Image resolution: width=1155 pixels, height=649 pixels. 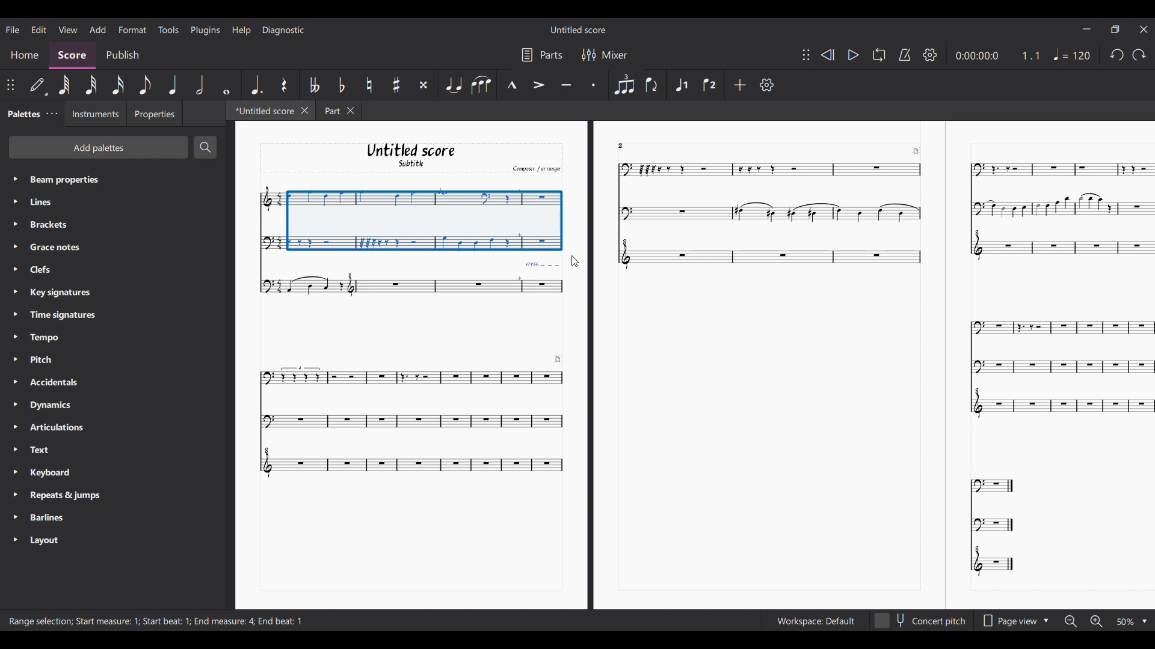 What do you see at coordinates (1048, 620) in the screenshot?
I see `Drop down` at bounding box center [1048, 620].